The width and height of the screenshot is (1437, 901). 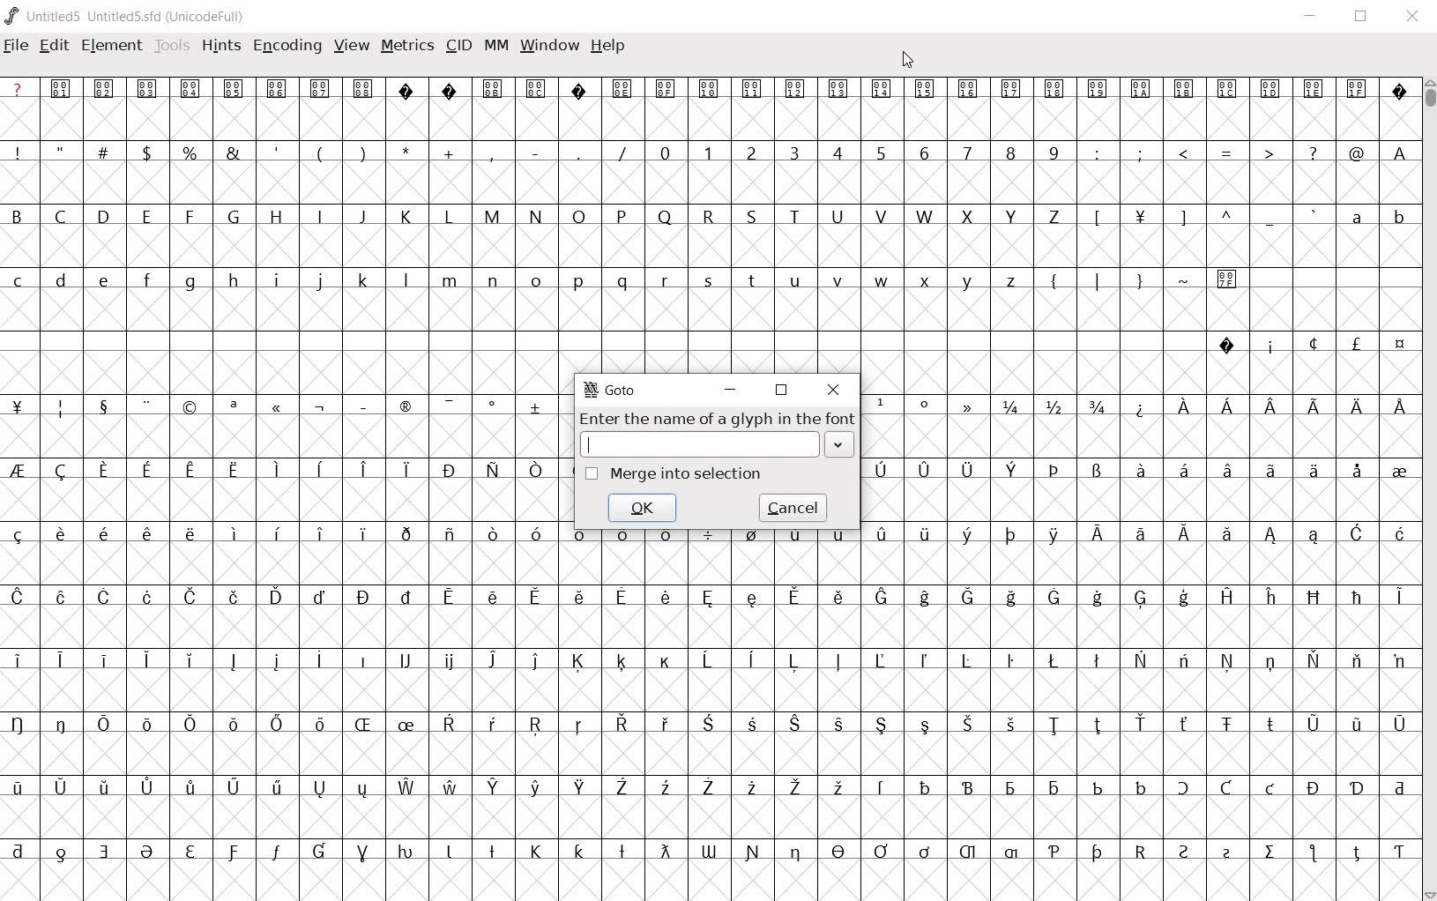 I want to click on Symbol, so click(x=1269, y=89).